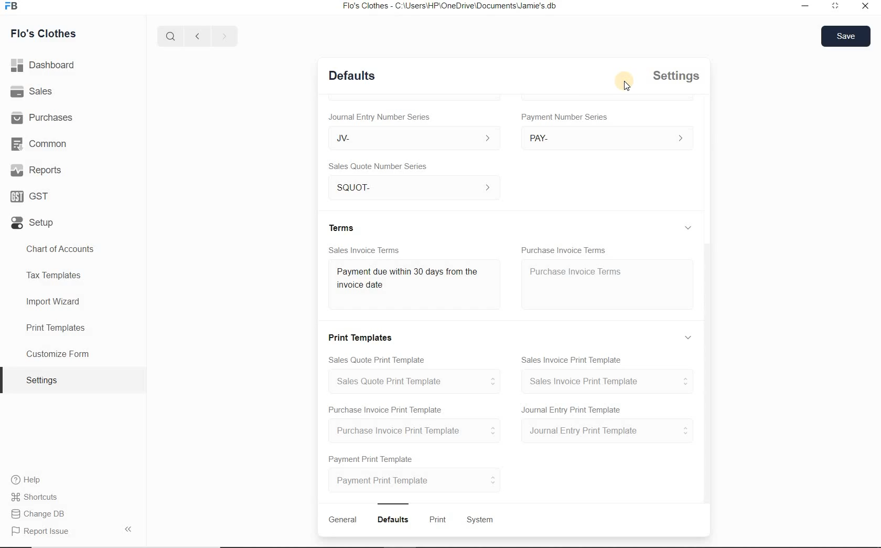  I want to click on Logo, so click(13, 6).